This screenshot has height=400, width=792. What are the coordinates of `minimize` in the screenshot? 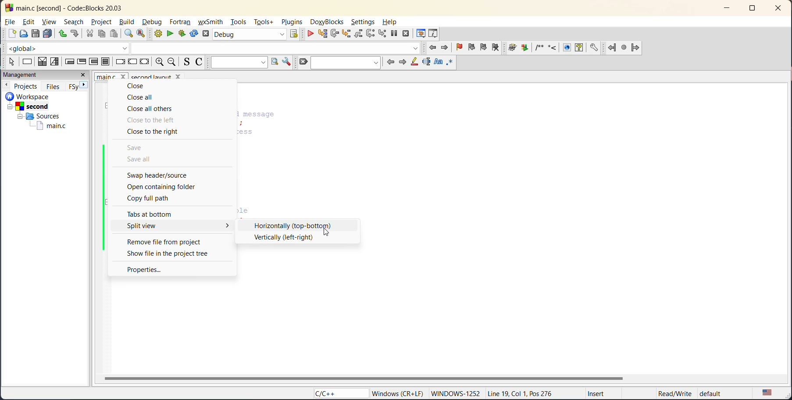 It's located at (726, 9).